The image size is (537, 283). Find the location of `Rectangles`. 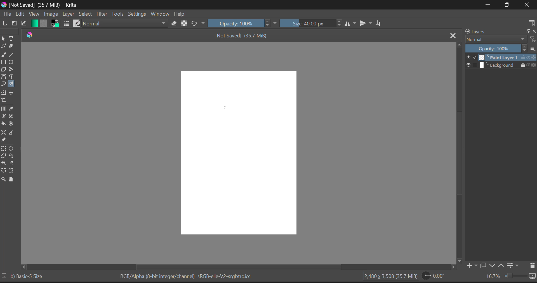

Rectangles is located at coordinates (4, 62).